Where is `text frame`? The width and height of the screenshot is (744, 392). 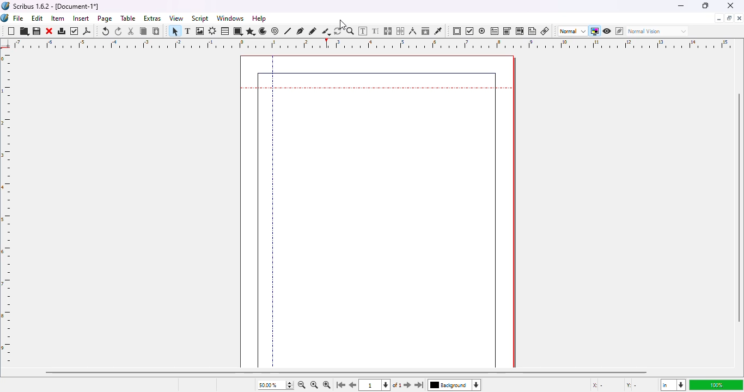
text frame is located at coordinates (187, 31).